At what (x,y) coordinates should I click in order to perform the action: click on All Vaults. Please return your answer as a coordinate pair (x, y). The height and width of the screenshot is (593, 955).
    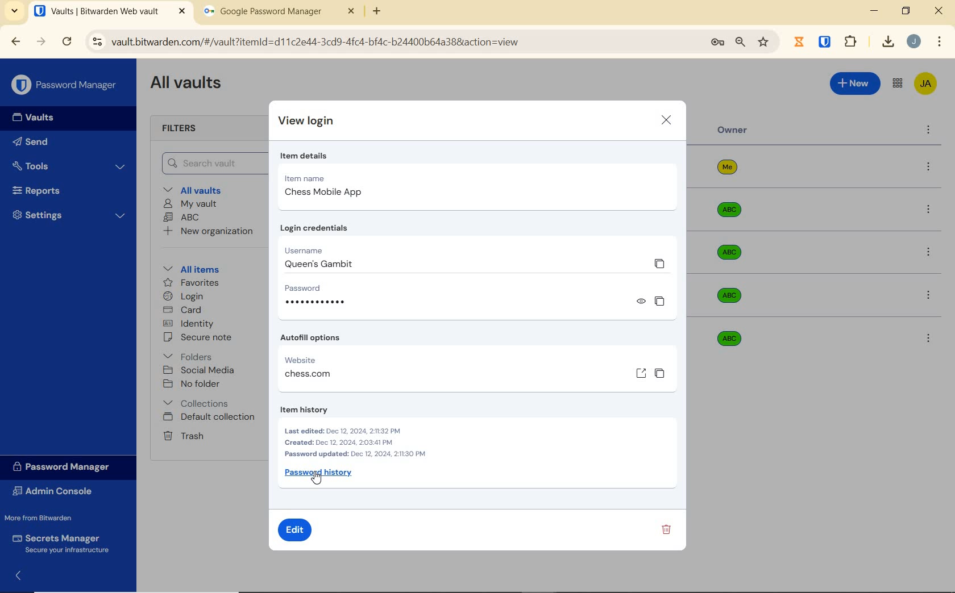
    Looking at the image, I should click on (188, 84).